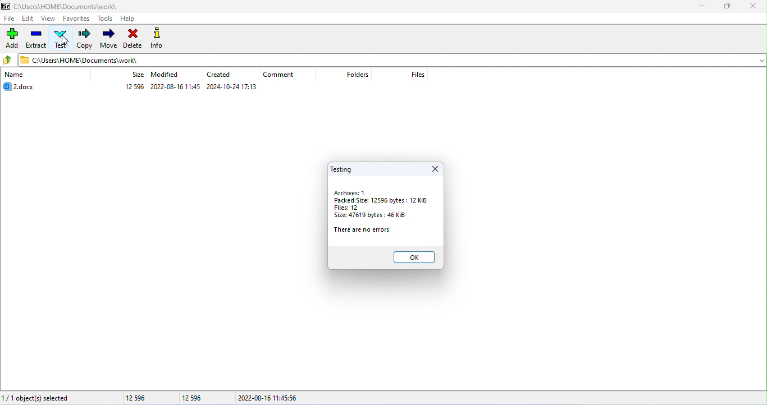 The image size is (767, 405). I want to click on 2022-08-16 11:45, so click(175, 87).